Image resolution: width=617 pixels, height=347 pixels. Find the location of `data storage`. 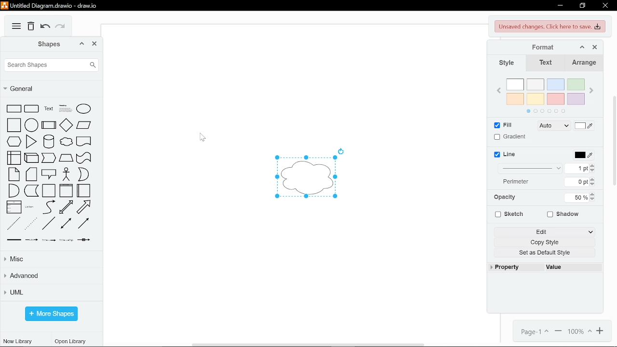

data storage is located at coordinates (32, 191).